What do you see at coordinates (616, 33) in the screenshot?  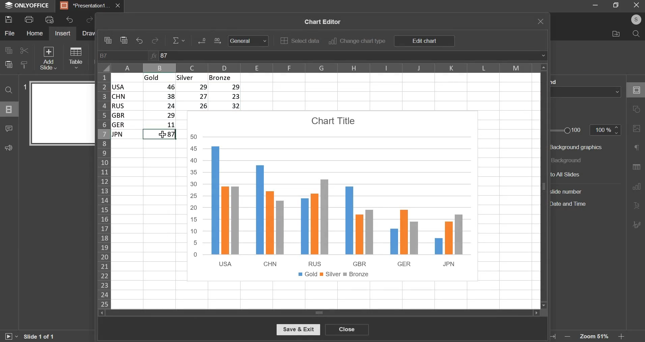 I see `file location` at bounding box center [616, 33].